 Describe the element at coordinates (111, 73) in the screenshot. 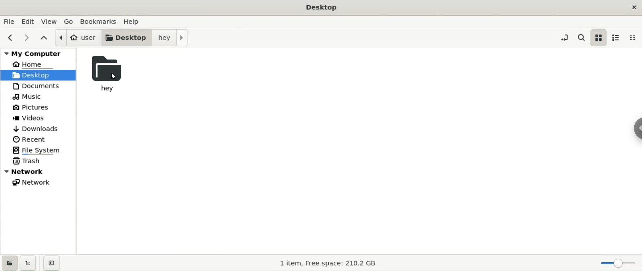

I see `hey` at that location.